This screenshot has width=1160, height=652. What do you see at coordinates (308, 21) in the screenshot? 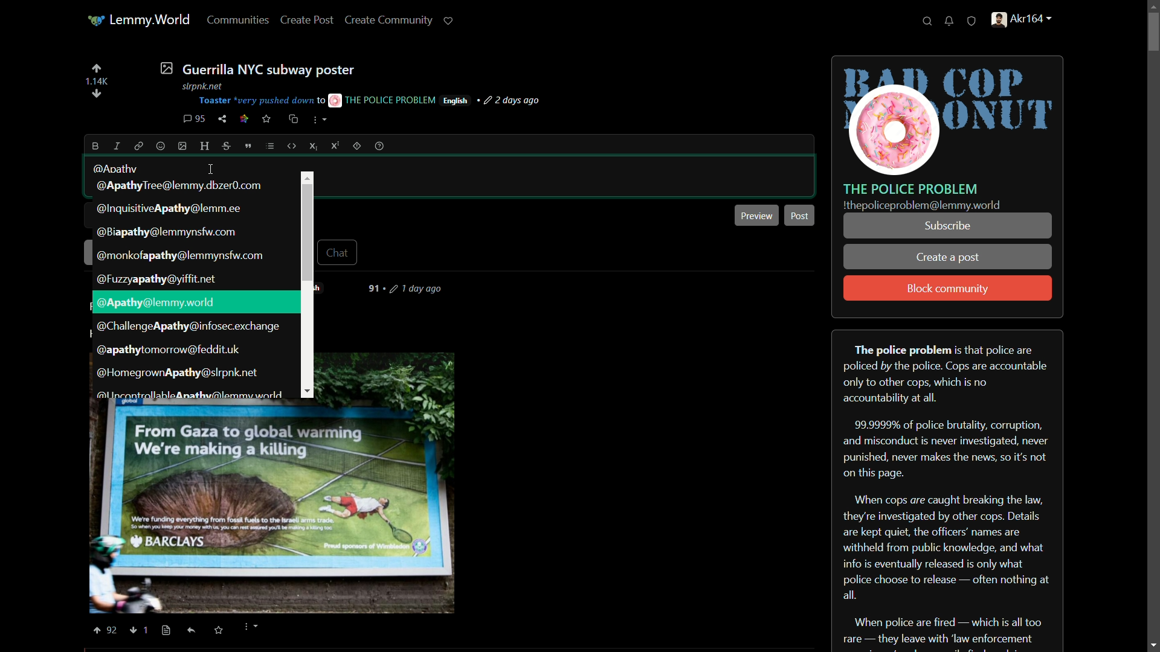
I see `create post ` at bounding box center [308, 21].